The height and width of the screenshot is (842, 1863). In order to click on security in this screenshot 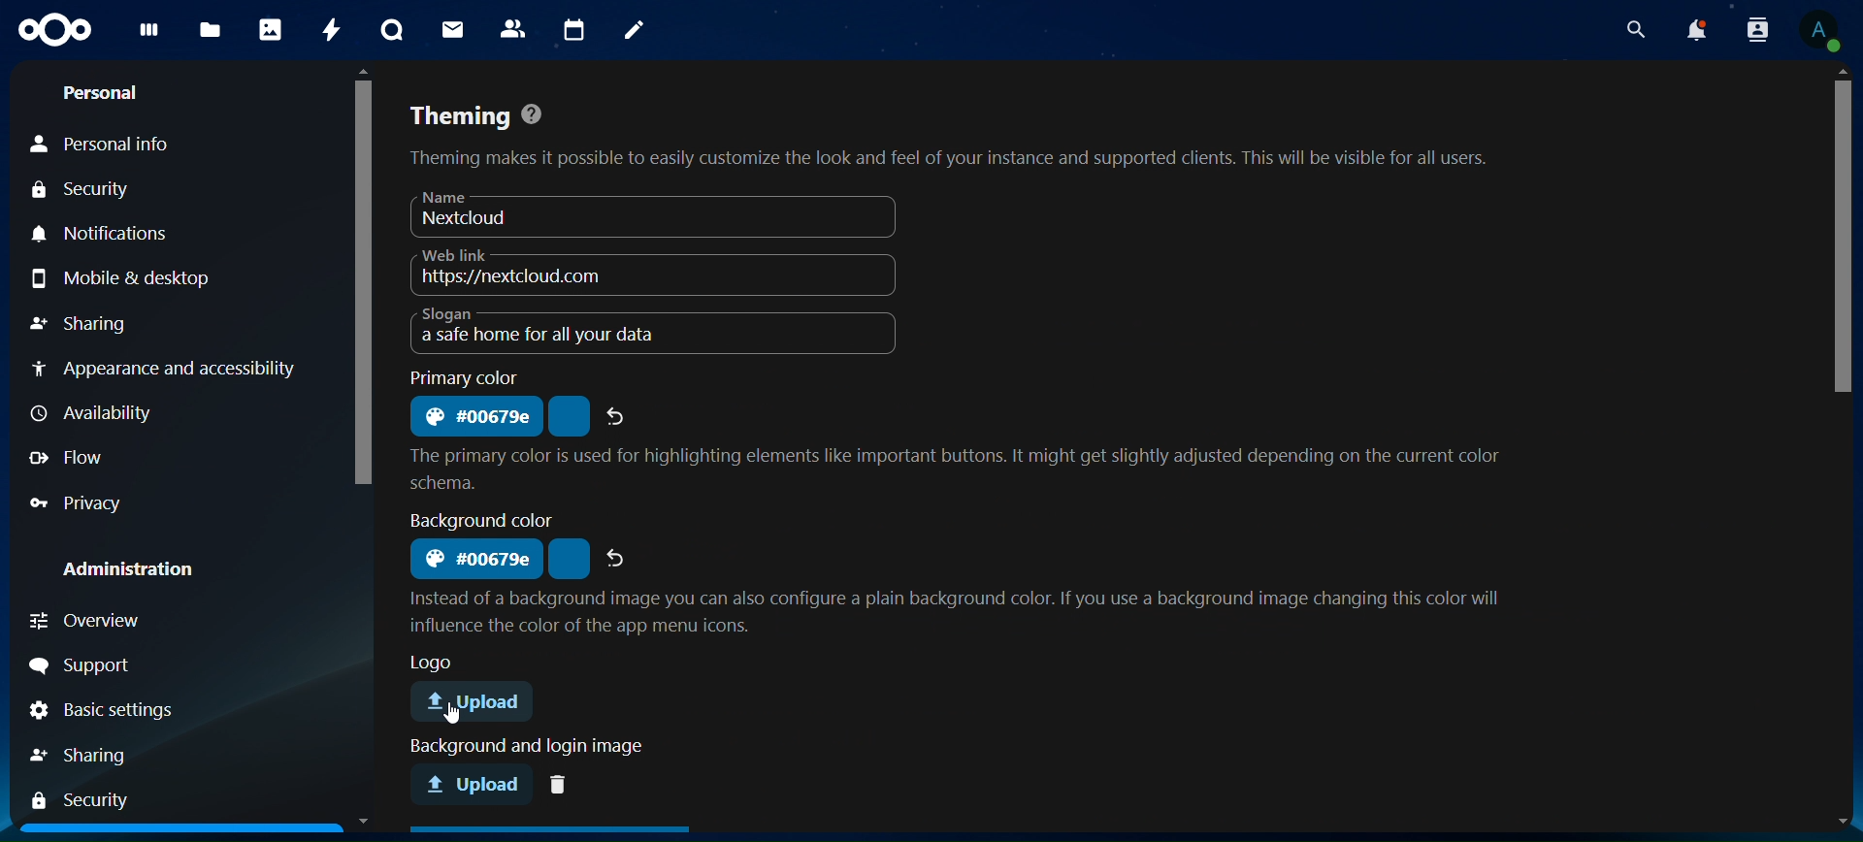, I will do `click(92, 189)`.